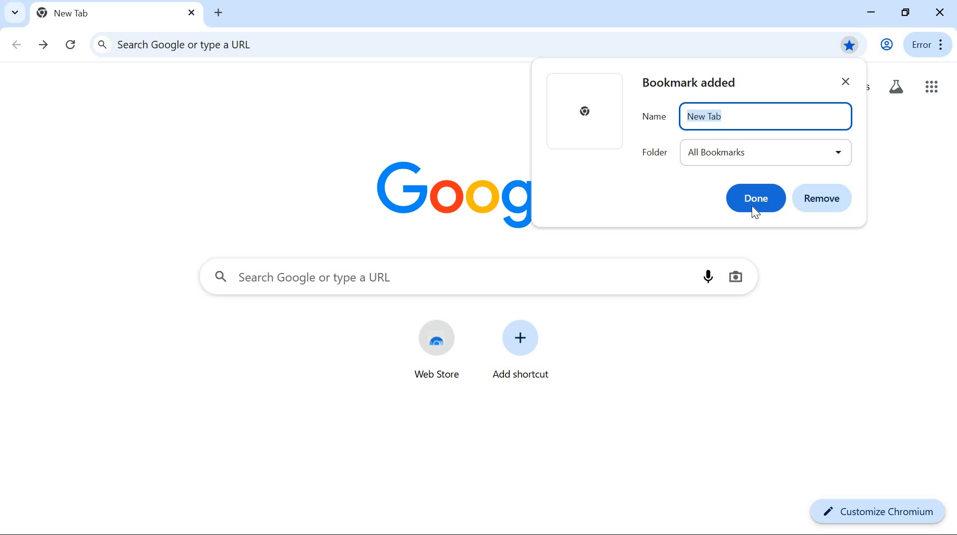  What do you see at coordinates (821, 197) in the screenshot?
I see `remove` at bounding box center [821, 197].